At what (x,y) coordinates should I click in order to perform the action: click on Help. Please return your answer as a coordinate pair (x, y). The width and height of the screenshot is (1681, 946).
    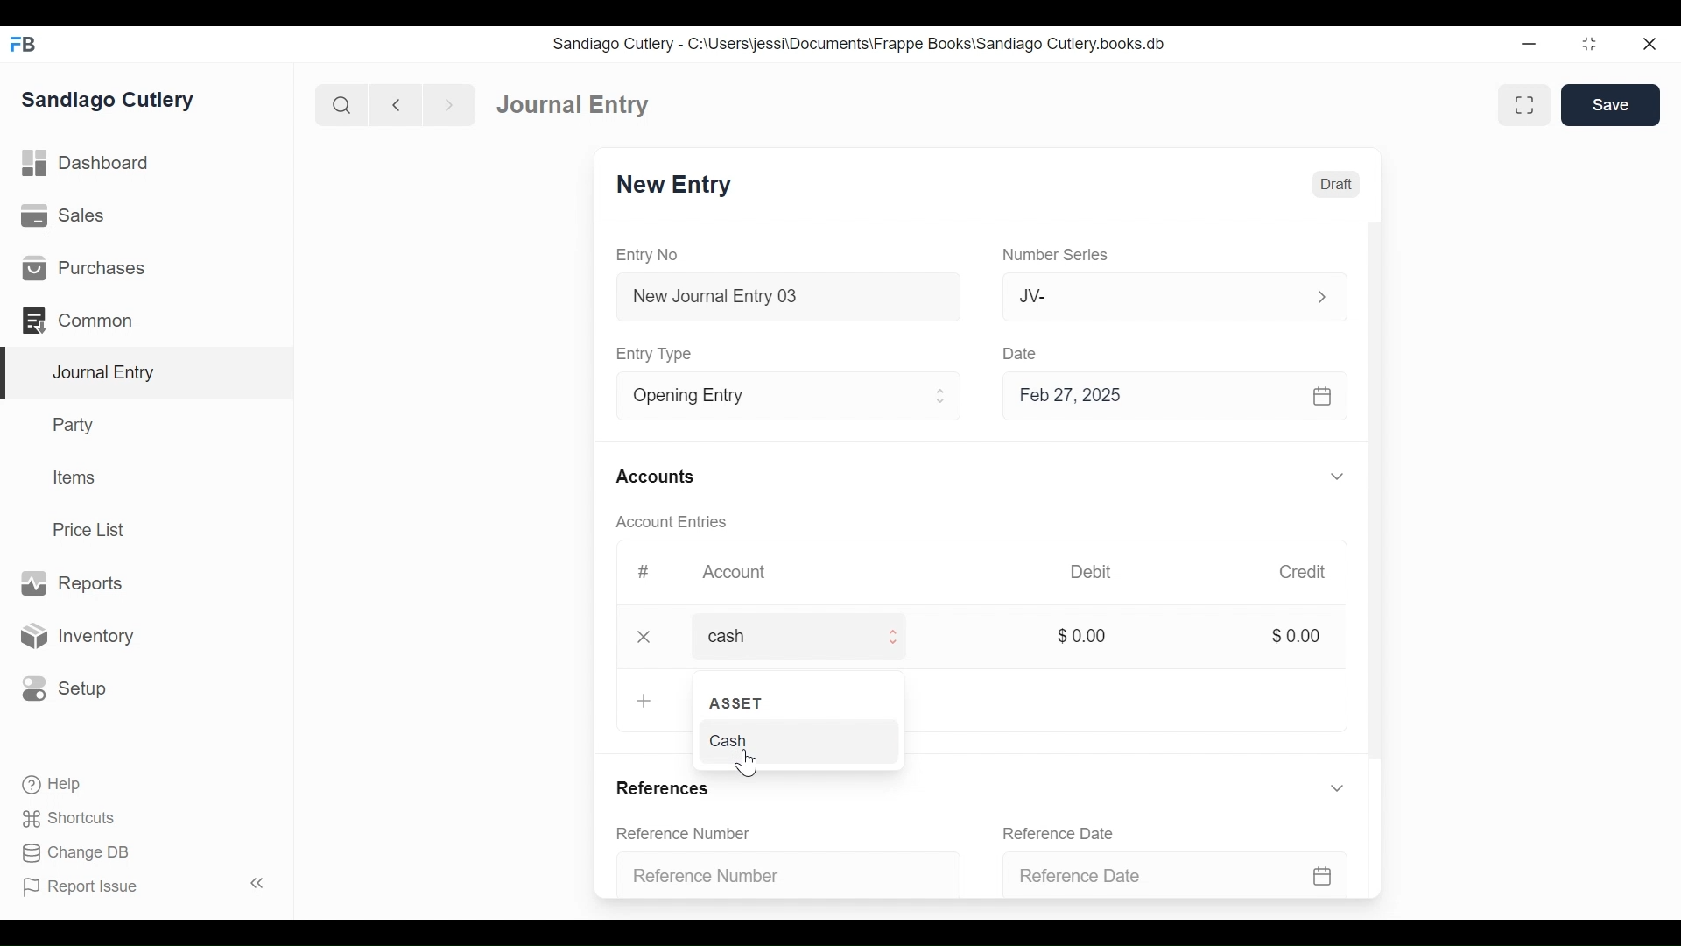
    Looking at the image, I should click on (53, 785).